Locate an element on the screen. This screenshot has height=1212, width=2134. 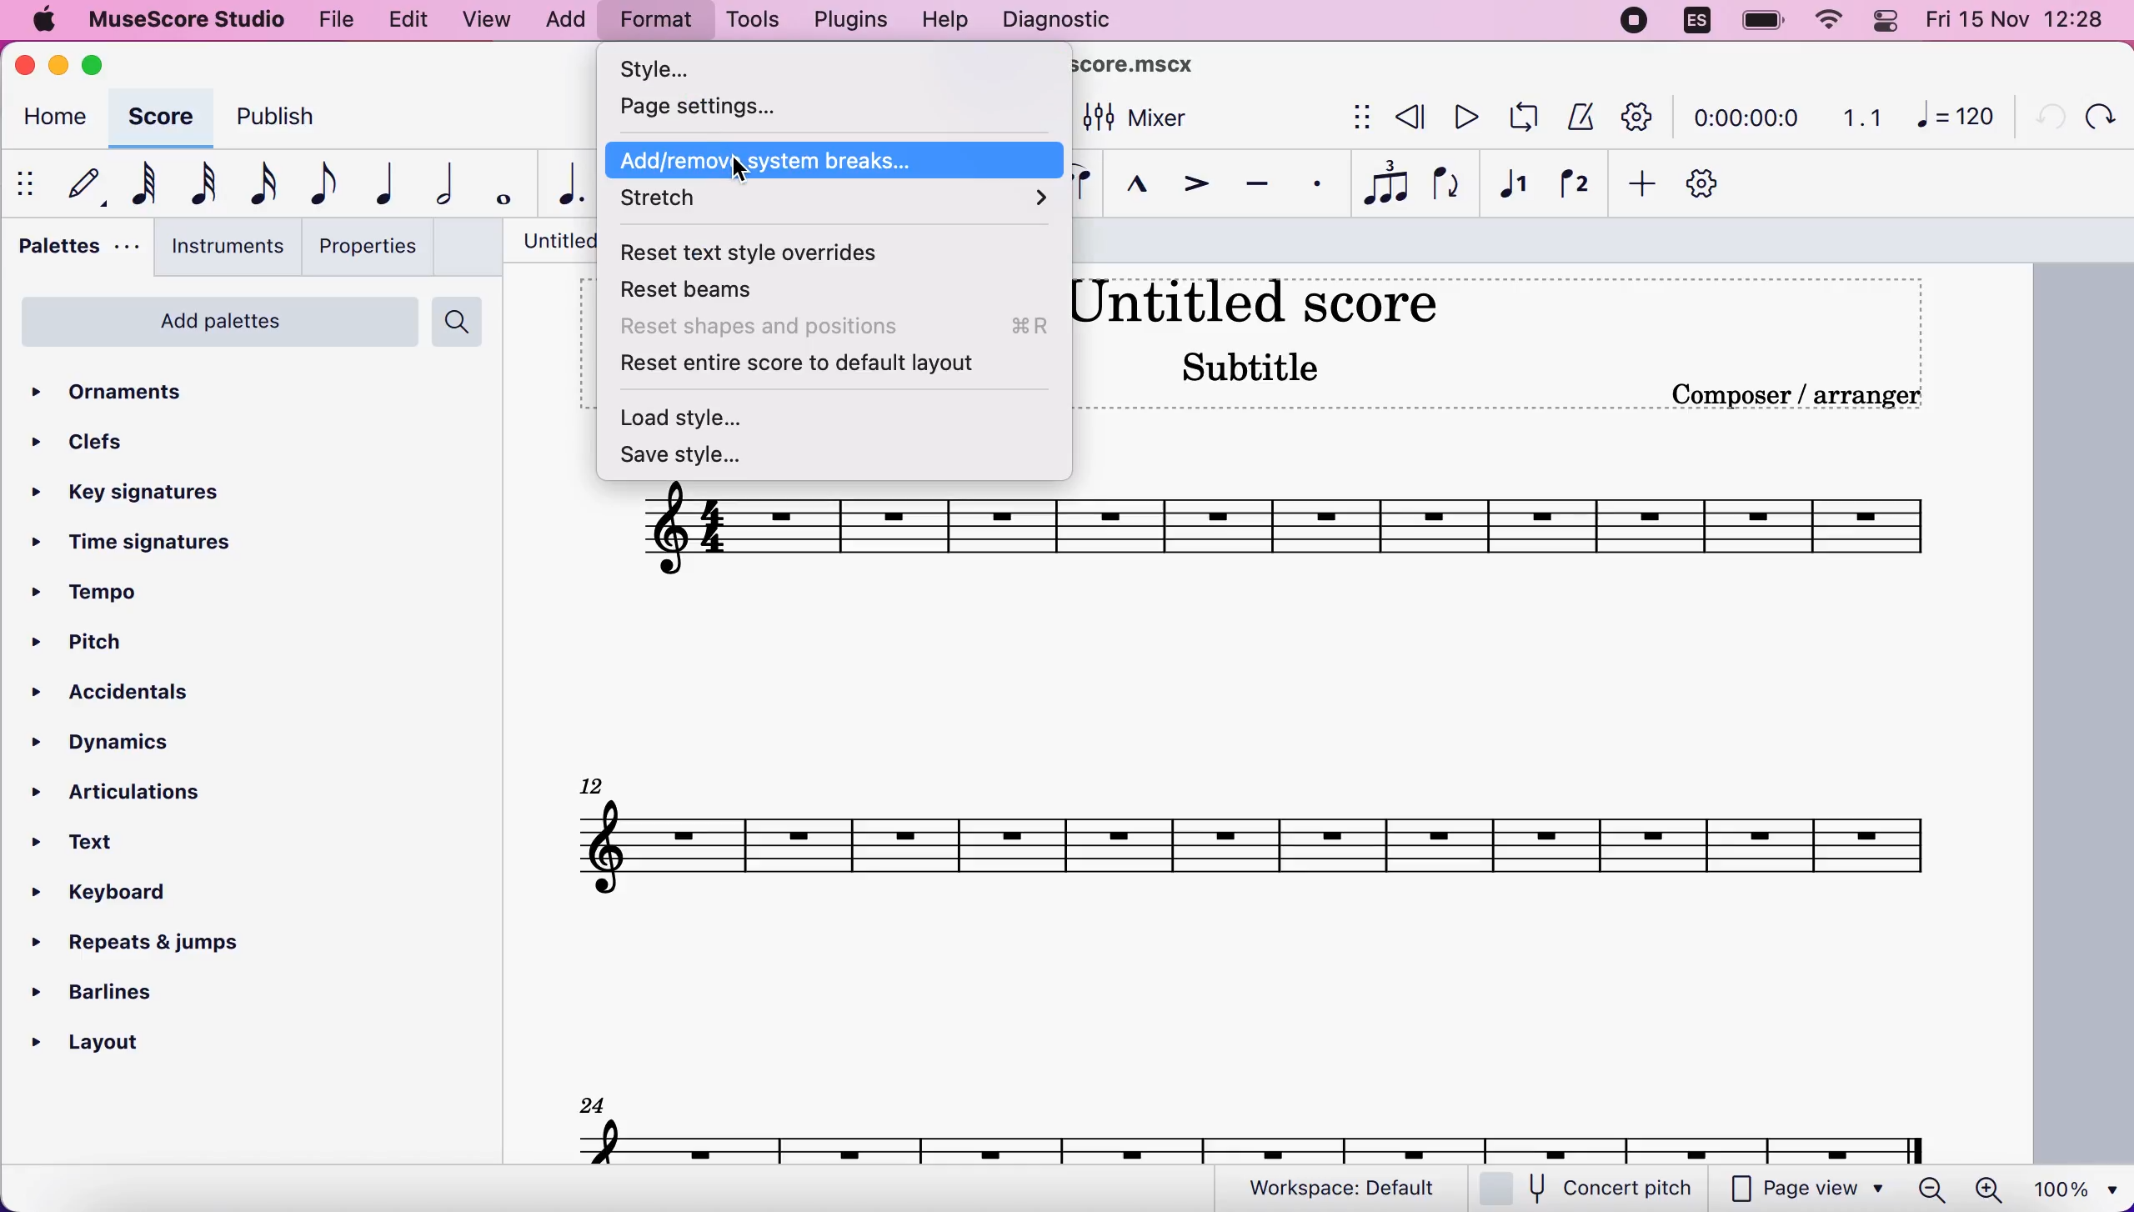
minimize is located at coordinates (58, 65).